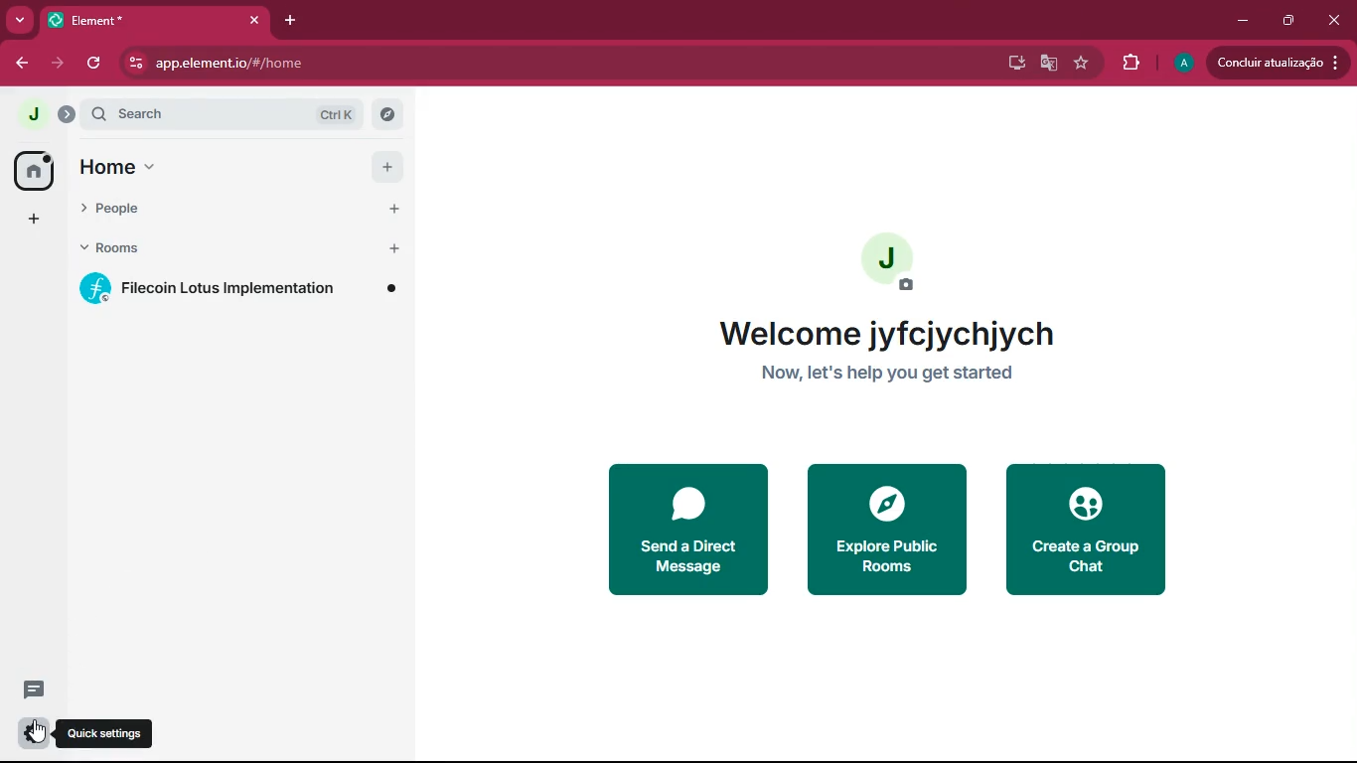 The height and width of the screenshot is (763, 1357). I want to click on favourite, so click(1080, 64).